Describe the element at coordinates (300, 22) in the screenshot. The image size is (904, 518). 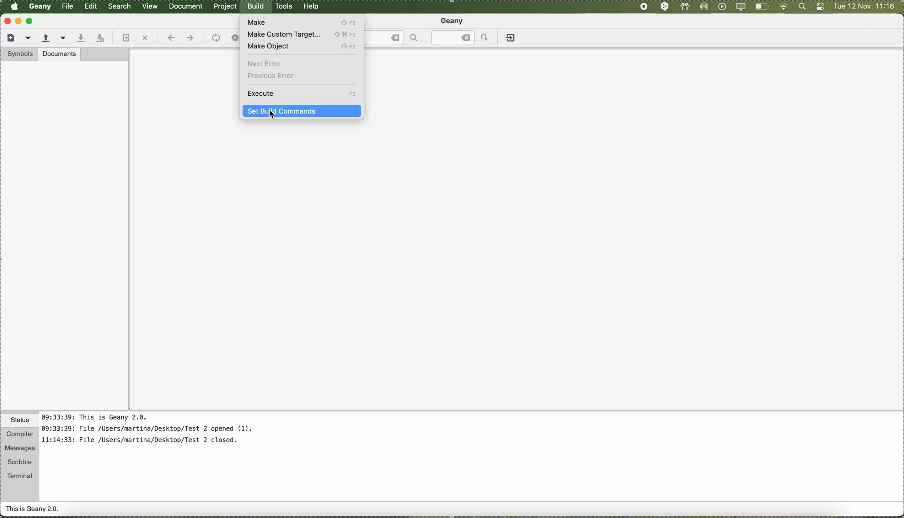
I see `make` at that location.